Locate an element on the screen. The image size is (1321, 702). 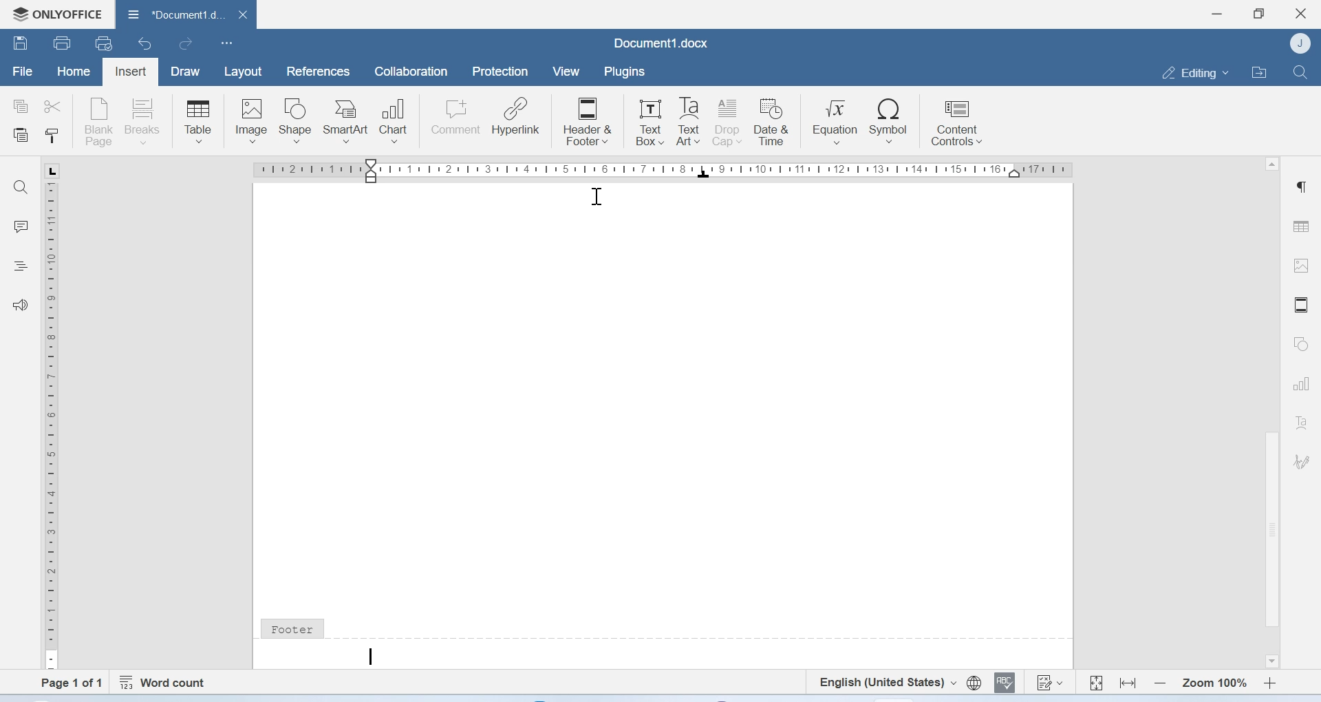
Text is located at coordinates (1301, 423).